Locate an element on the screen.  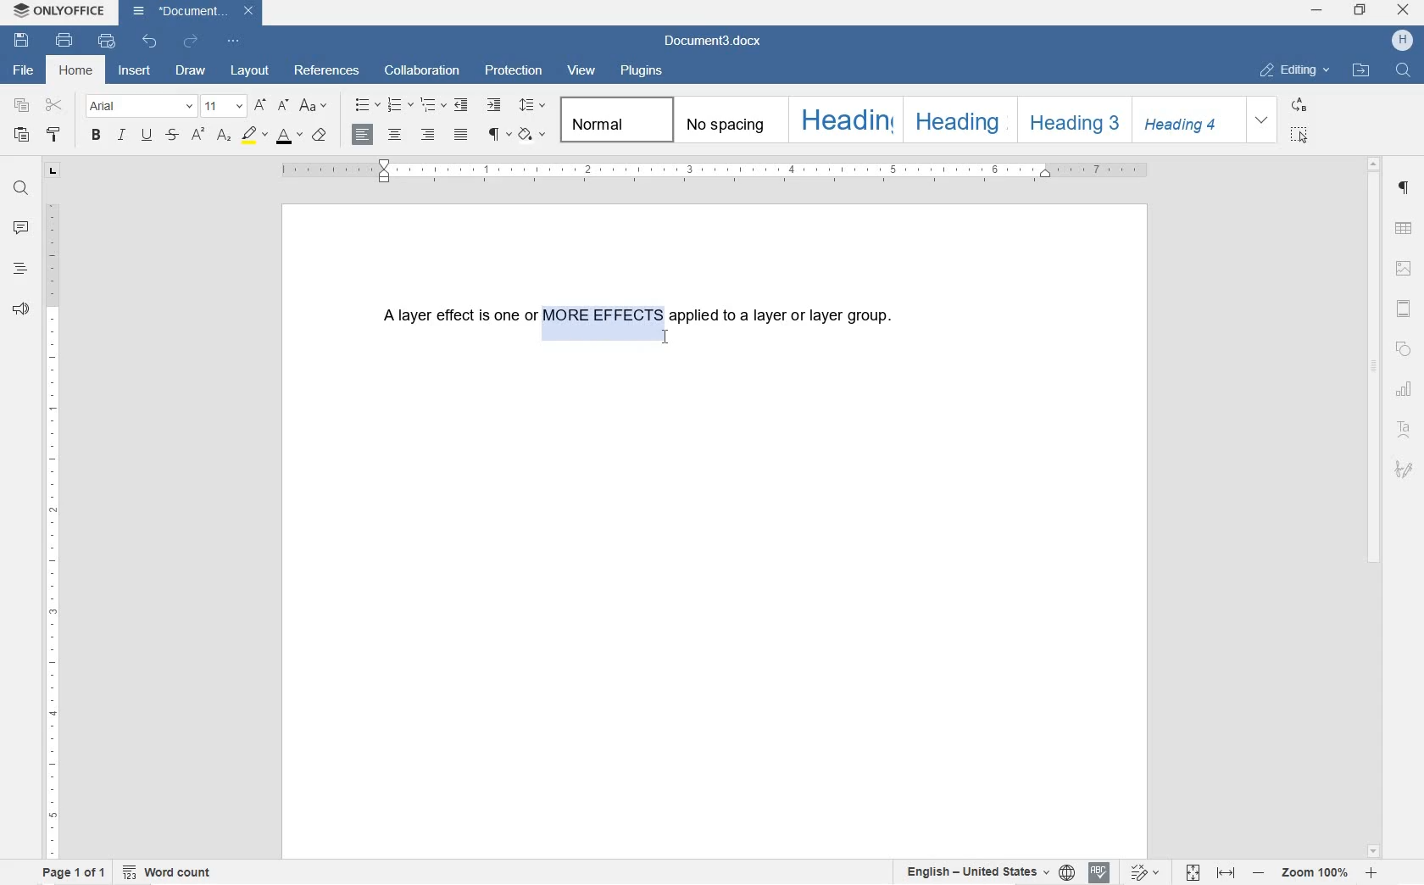
REPLACE is located at coordinates (1299, 104).